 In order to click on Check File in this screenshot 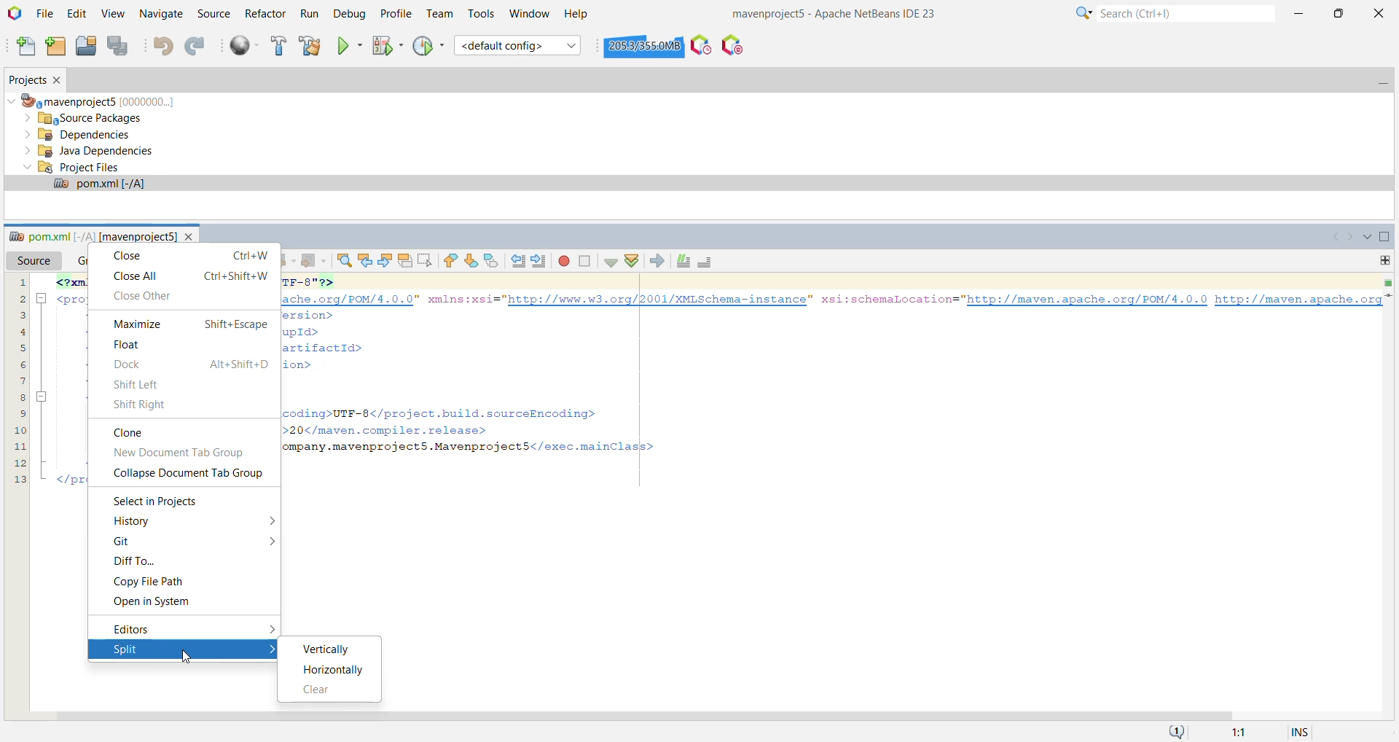, I will do `click(611, 263)`.